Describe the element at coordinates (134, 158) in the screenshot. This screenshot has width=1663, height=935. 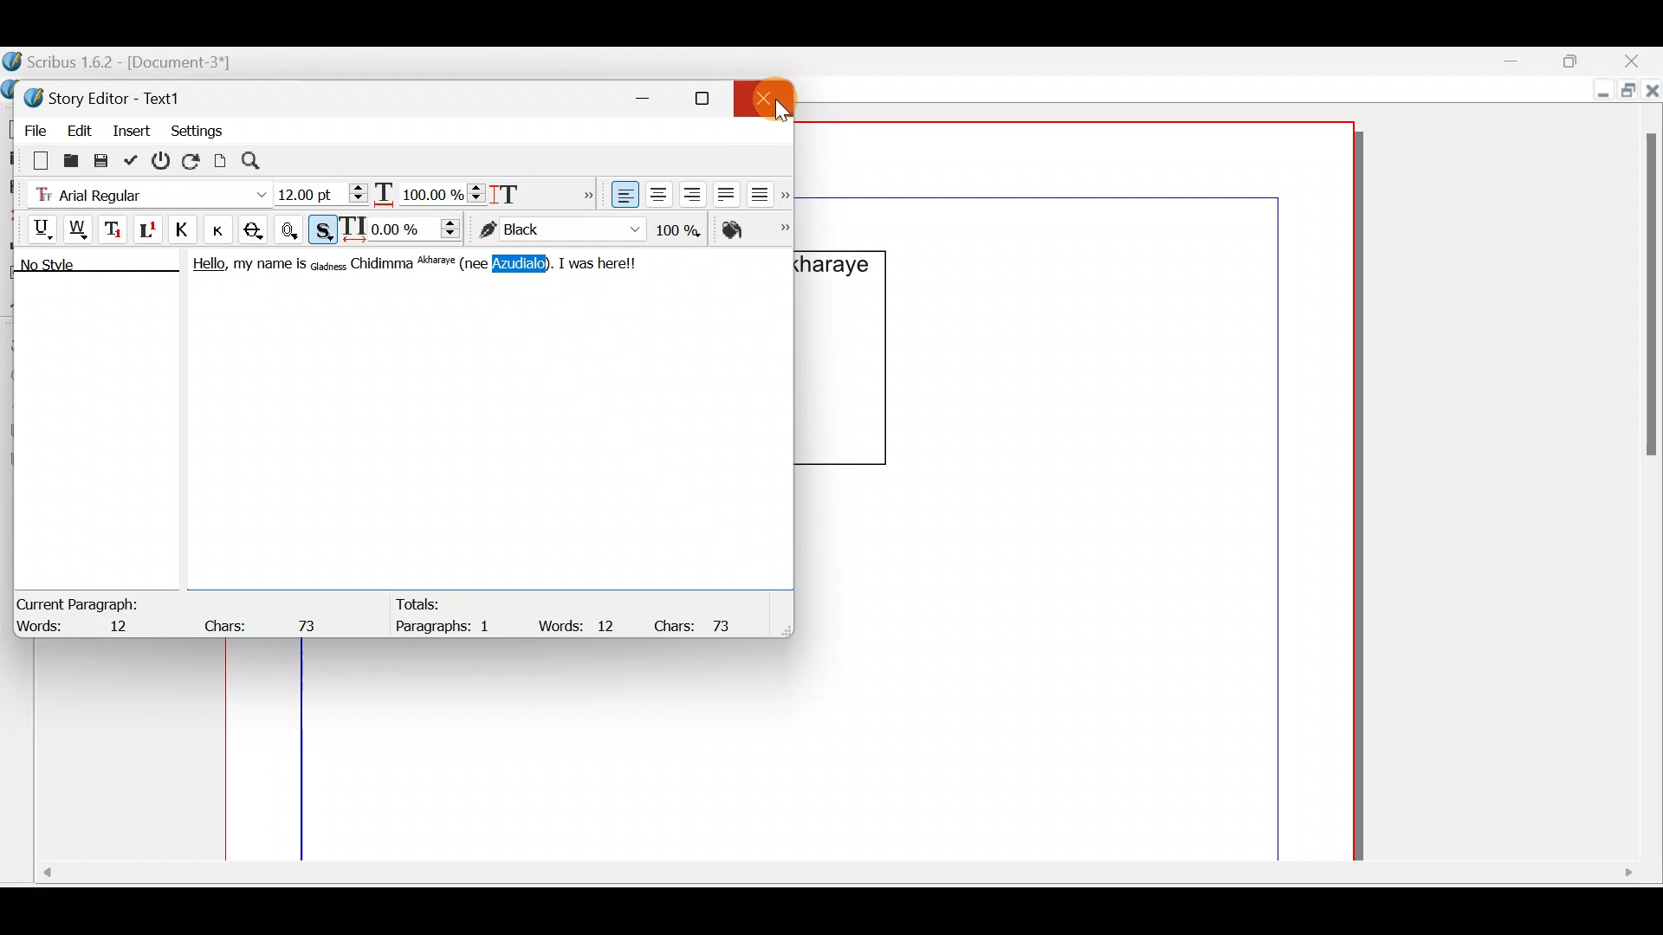
I see `Update text frame and exit` at that location.